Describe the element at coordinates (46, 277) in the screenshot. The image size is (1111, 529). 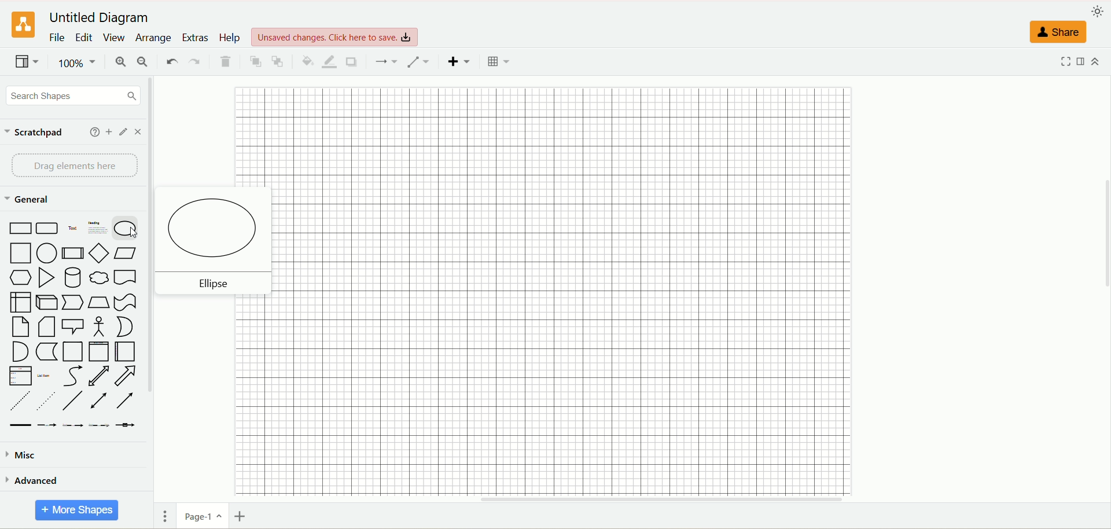
I see `triangle` at that location.